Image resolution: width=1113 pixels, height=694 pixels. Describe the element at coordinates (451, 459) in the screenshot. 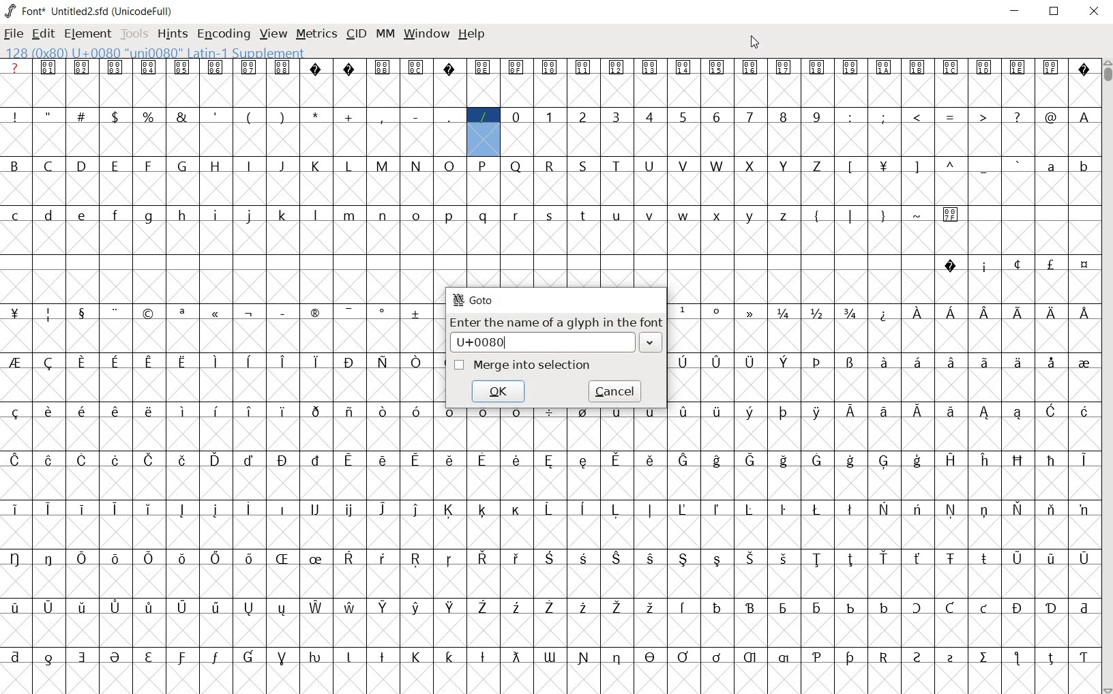

I see `glyph` at that location.